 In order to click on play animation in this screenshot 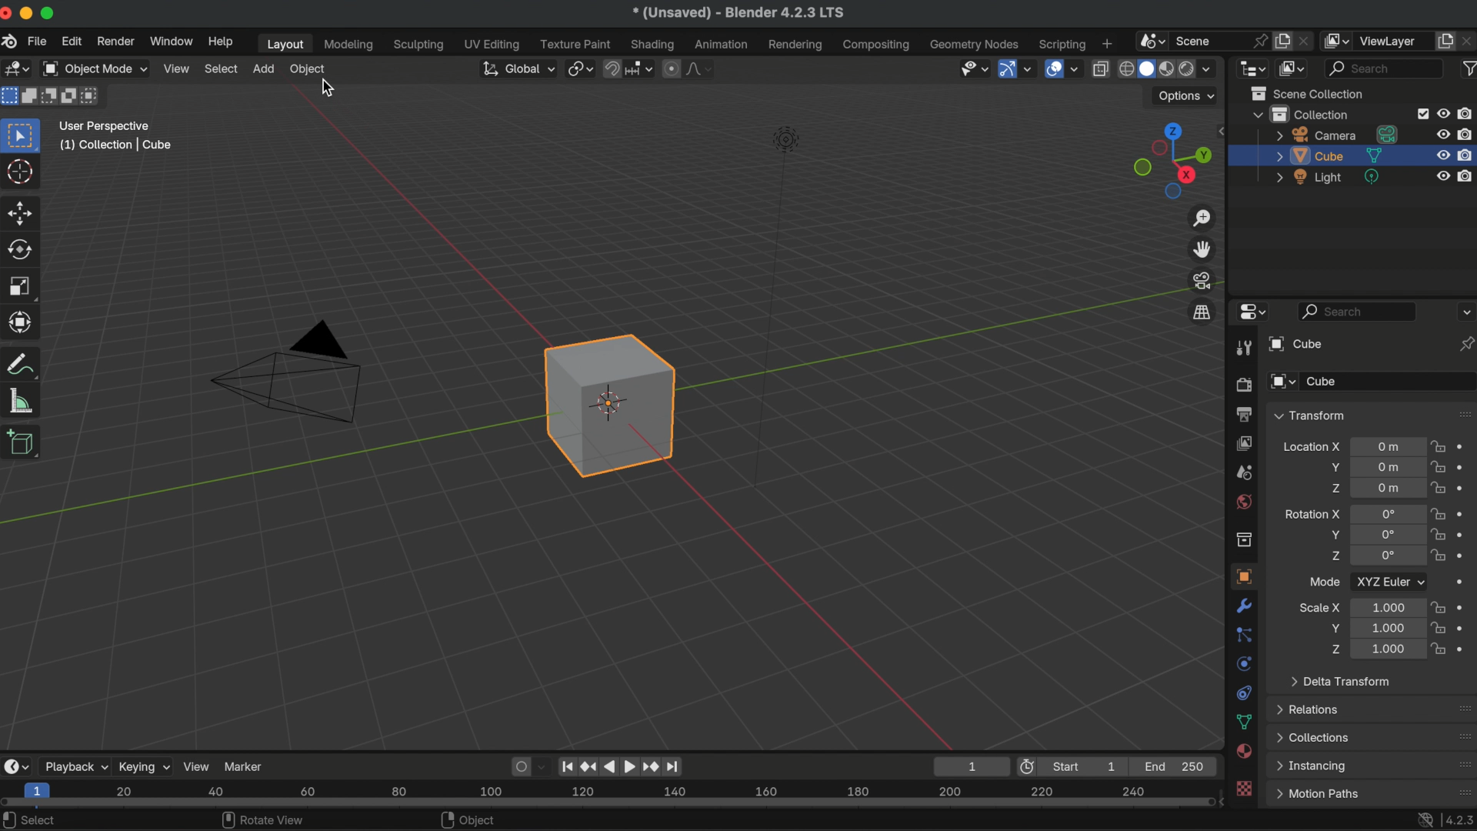, I will do `click(619, 766)`.